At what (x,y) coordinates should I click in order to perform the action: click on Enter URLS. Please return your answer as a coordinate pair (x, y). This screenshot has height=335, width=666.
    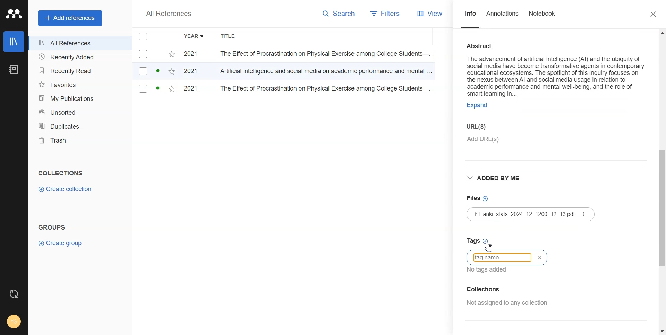
    Looking at the image, I should click on (485, 125).